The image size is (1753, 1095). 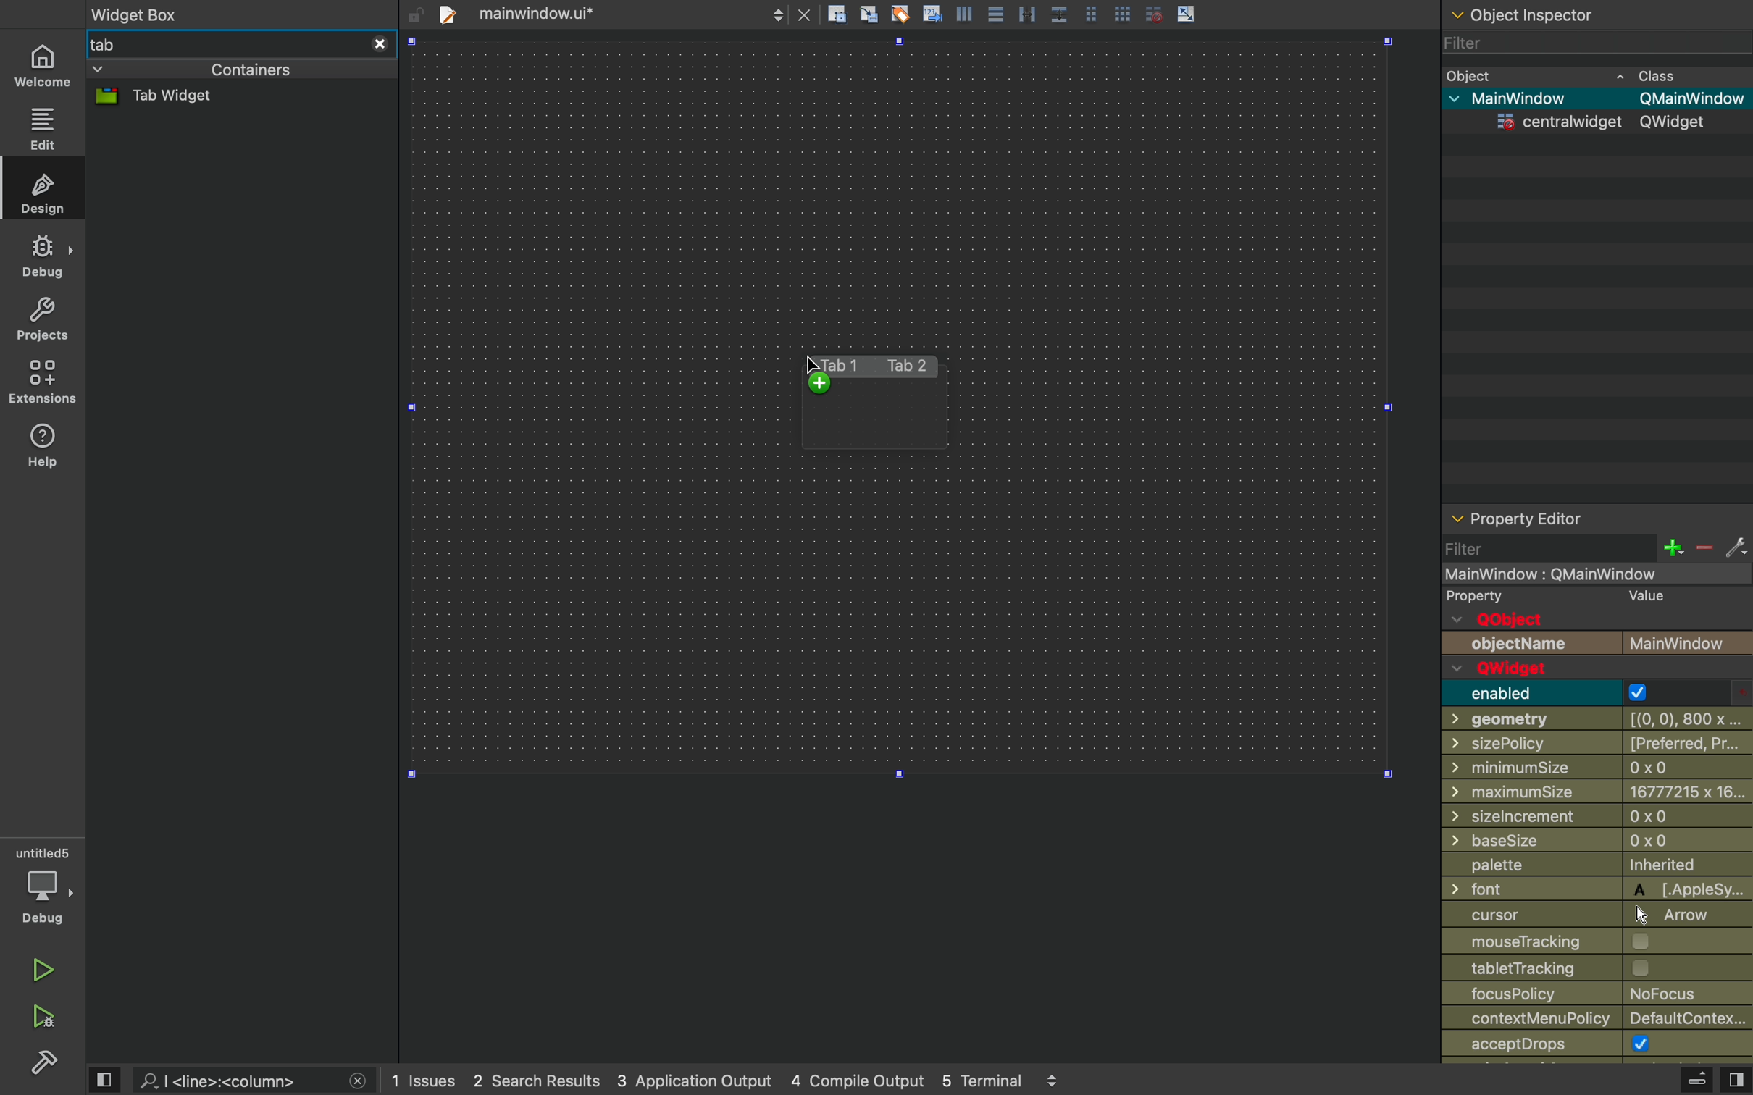 What do you see at coordinates (869, 14) in the screenshot?
I see `align grid` at bounding box center [869, 14].